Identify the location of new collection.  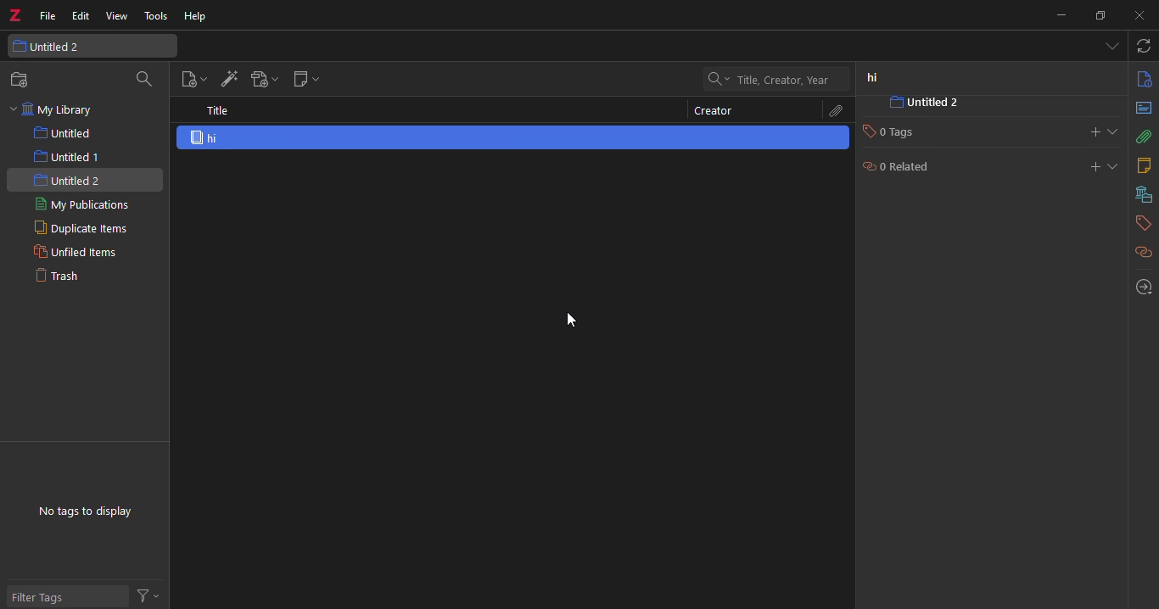
(21, 80).